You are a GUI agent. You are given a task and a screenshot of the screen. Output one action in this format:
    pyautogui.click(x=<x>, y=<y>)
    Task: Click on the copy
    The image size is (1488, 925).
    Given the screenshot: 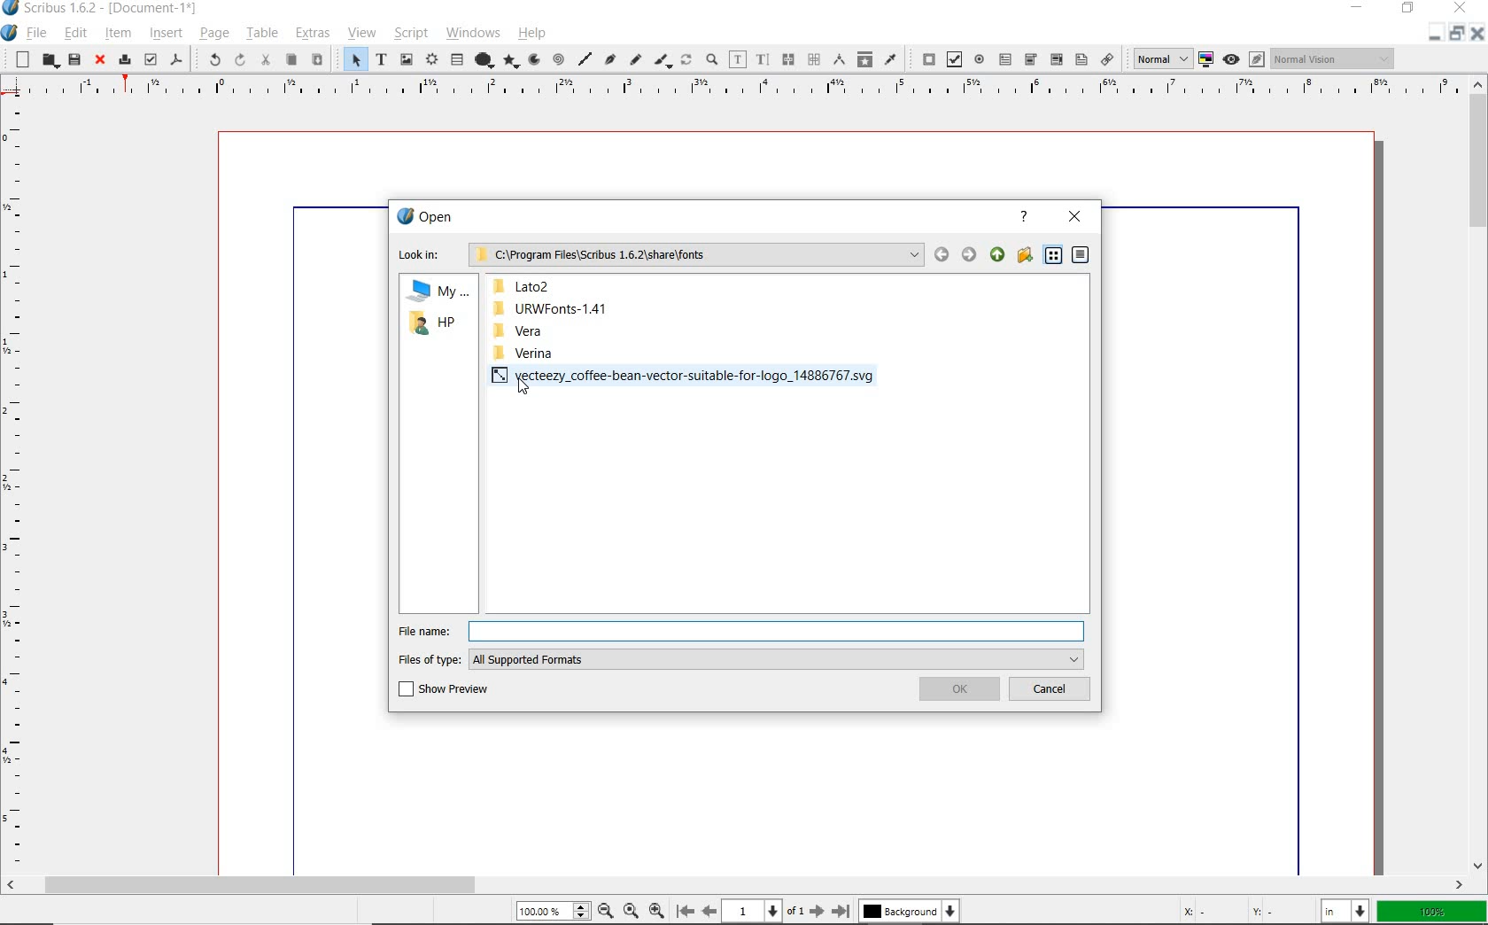 What is the action you would take?
    pyautogui.click(x=292, y=59)
    